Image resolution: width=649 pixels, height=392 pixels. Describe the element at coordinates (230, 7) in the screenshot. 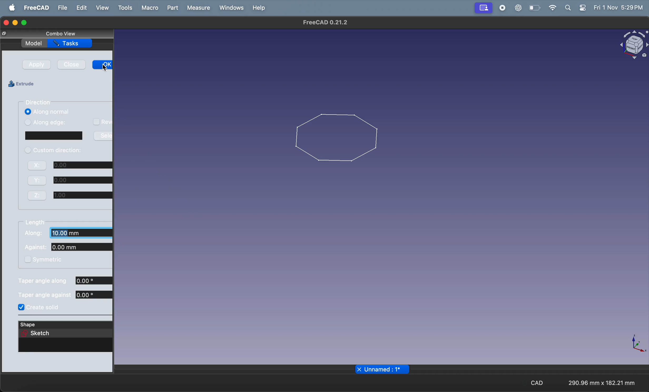

I see `windows` at that location.